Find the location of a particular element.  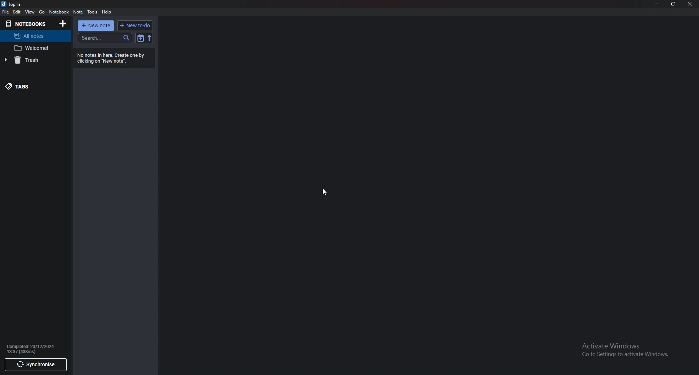

Add notebooks is located at coordinates (63, 24).